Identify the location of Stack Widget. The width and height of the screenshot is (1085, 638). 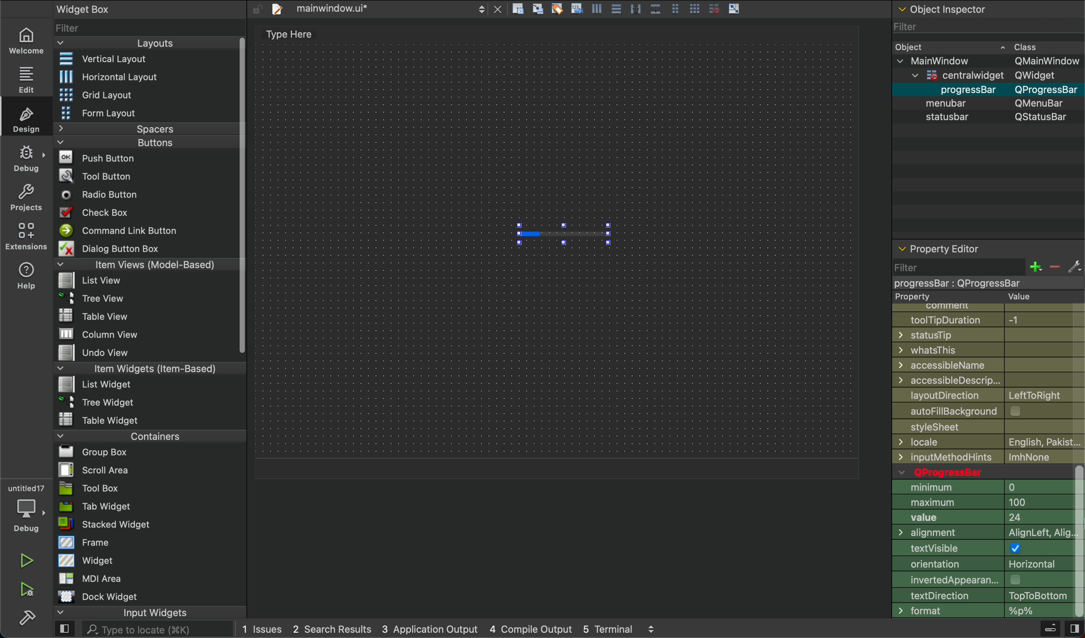
(134, 524).